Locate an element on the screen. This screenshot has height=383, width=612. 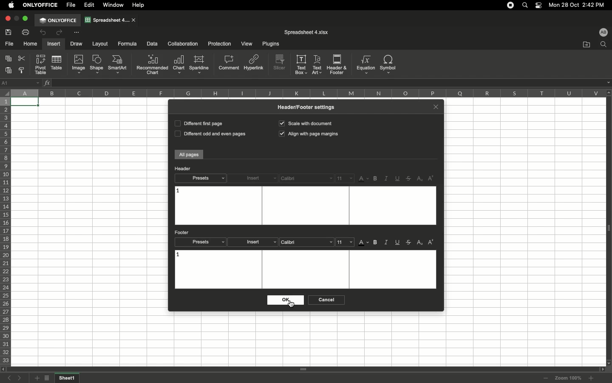
Collaboration is located at coordinates (183, 44).